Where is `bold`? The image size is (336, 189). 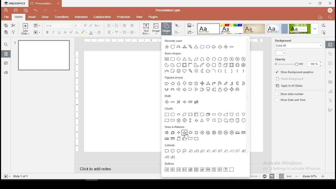
bold is located at coordinates (47, 32).